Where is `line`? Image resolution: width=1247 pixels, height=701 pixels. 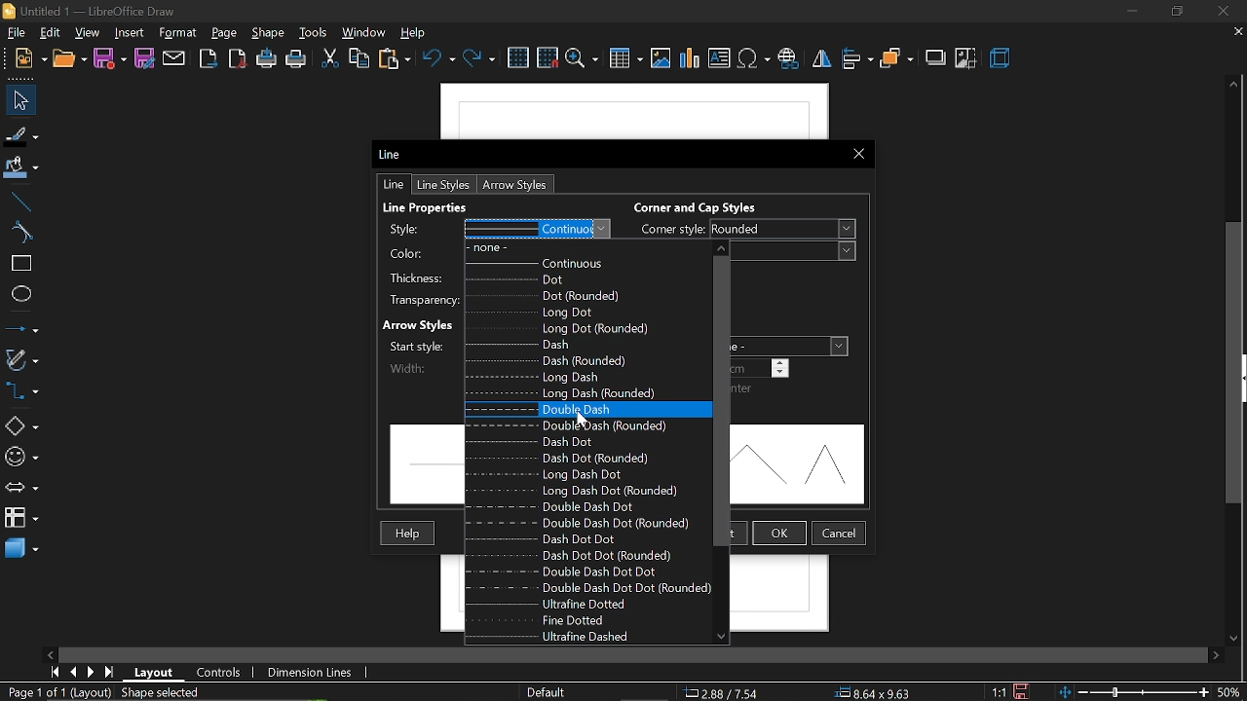
line is located at coordinates (23, 199).